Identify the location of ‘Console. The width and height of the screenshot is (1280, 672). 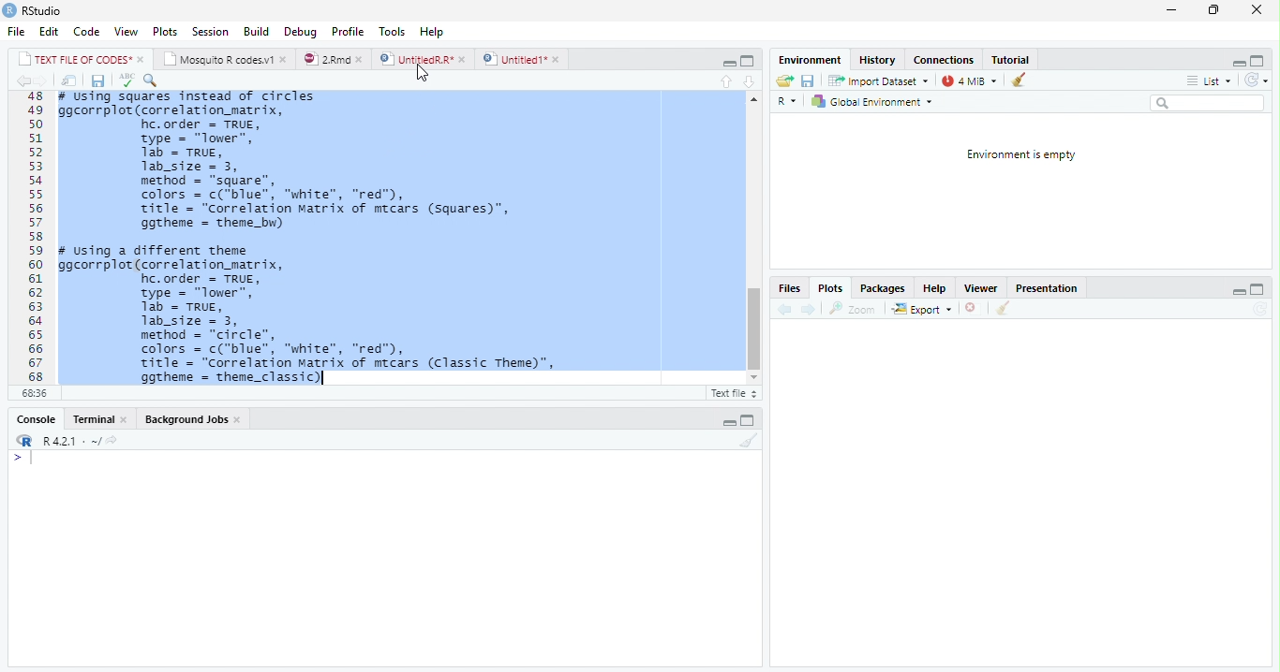
(31, 421).